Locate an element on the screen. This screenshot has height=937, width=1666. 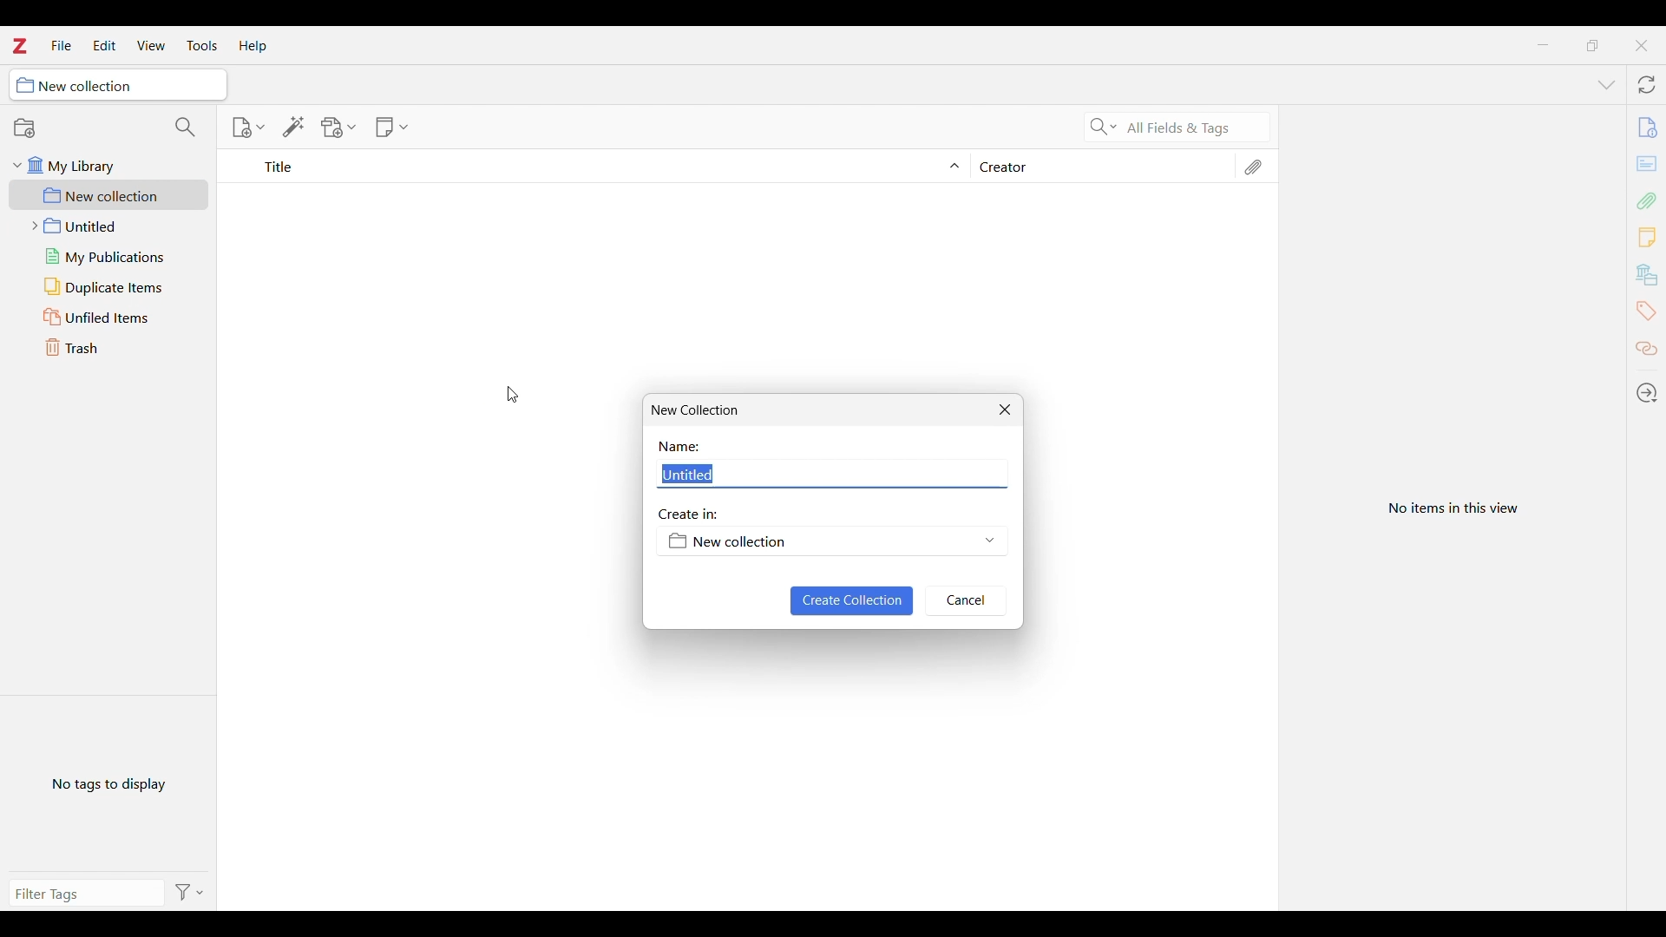
Software logo is located at coordinates (20, 46).